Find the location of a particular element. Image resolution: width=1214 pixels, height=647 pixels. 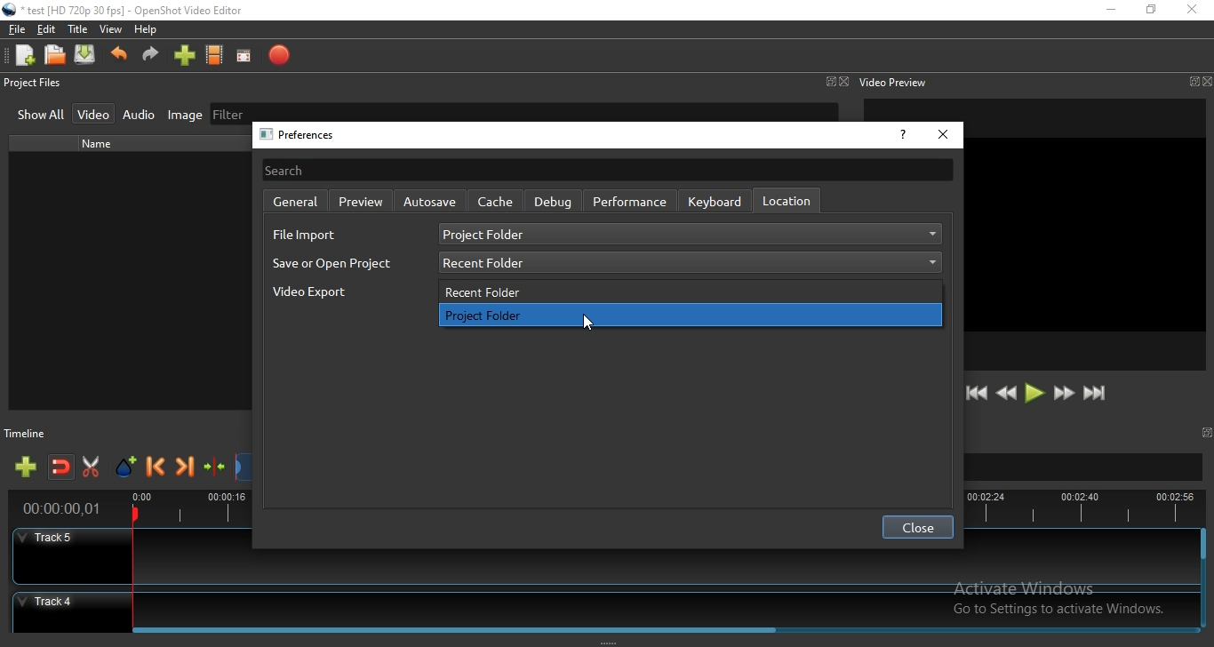

Rewind  is located at coordinates (1006, 394).